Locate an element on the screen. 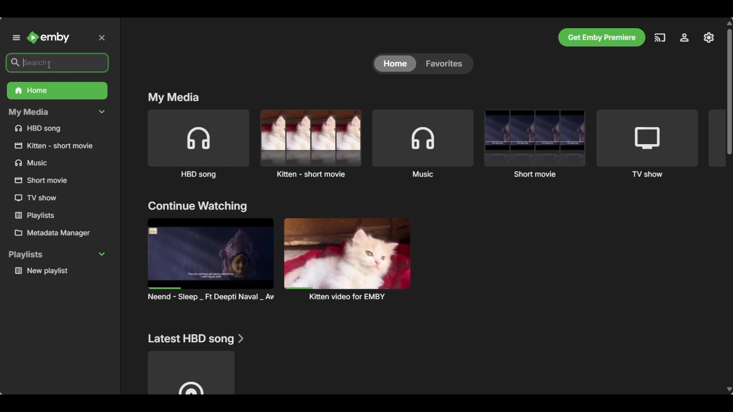 The height and width of the screenshot is (412, 733). Get Emby premier is located at coordinates (602, 37).